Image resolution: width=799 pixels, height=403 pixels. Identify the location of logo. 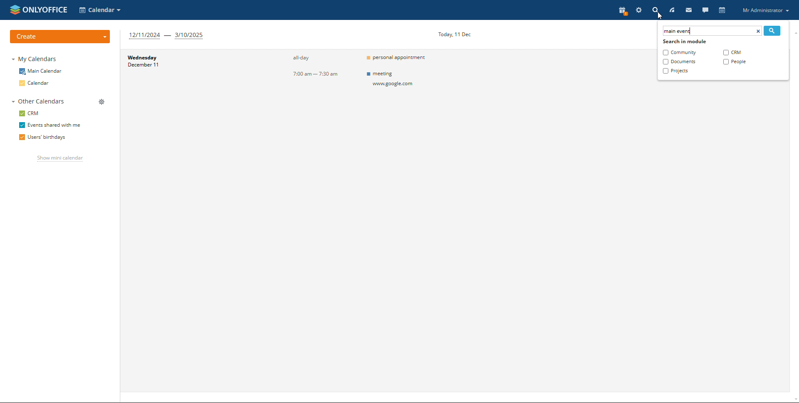
(37, 10).